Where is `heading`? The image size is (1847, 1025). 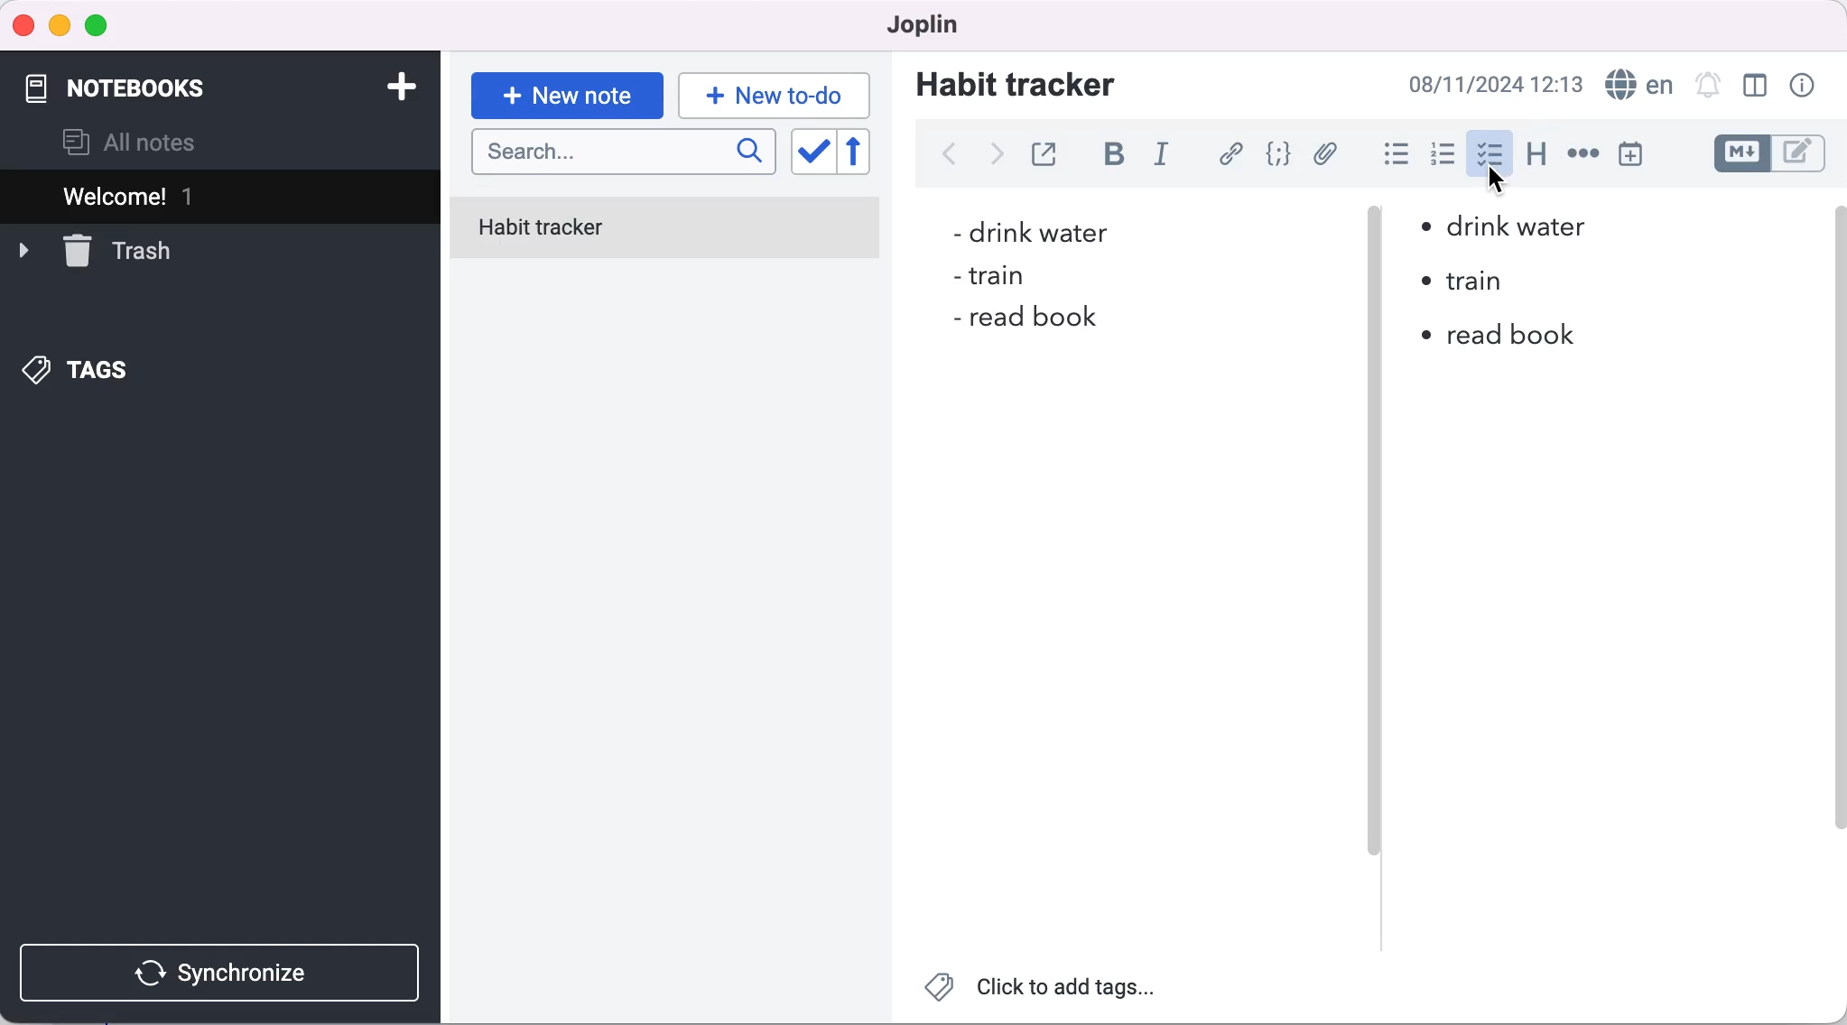 heading is located at coordinates (1537, 155).